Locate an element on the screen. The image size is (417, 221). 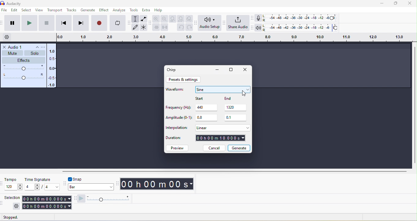
envelope tool  is located at coordinates (144, 18).